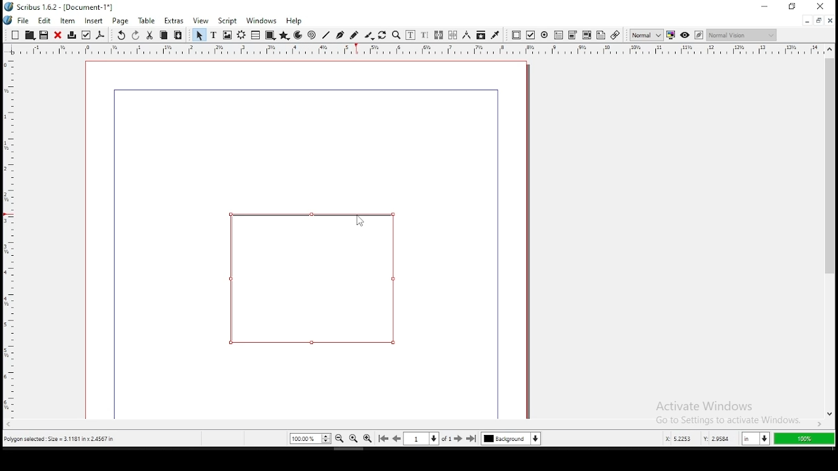  What do you see at coordinates (526, 241) in the screenshot?
I see `scrollbar` at bounding box center [526, 241].